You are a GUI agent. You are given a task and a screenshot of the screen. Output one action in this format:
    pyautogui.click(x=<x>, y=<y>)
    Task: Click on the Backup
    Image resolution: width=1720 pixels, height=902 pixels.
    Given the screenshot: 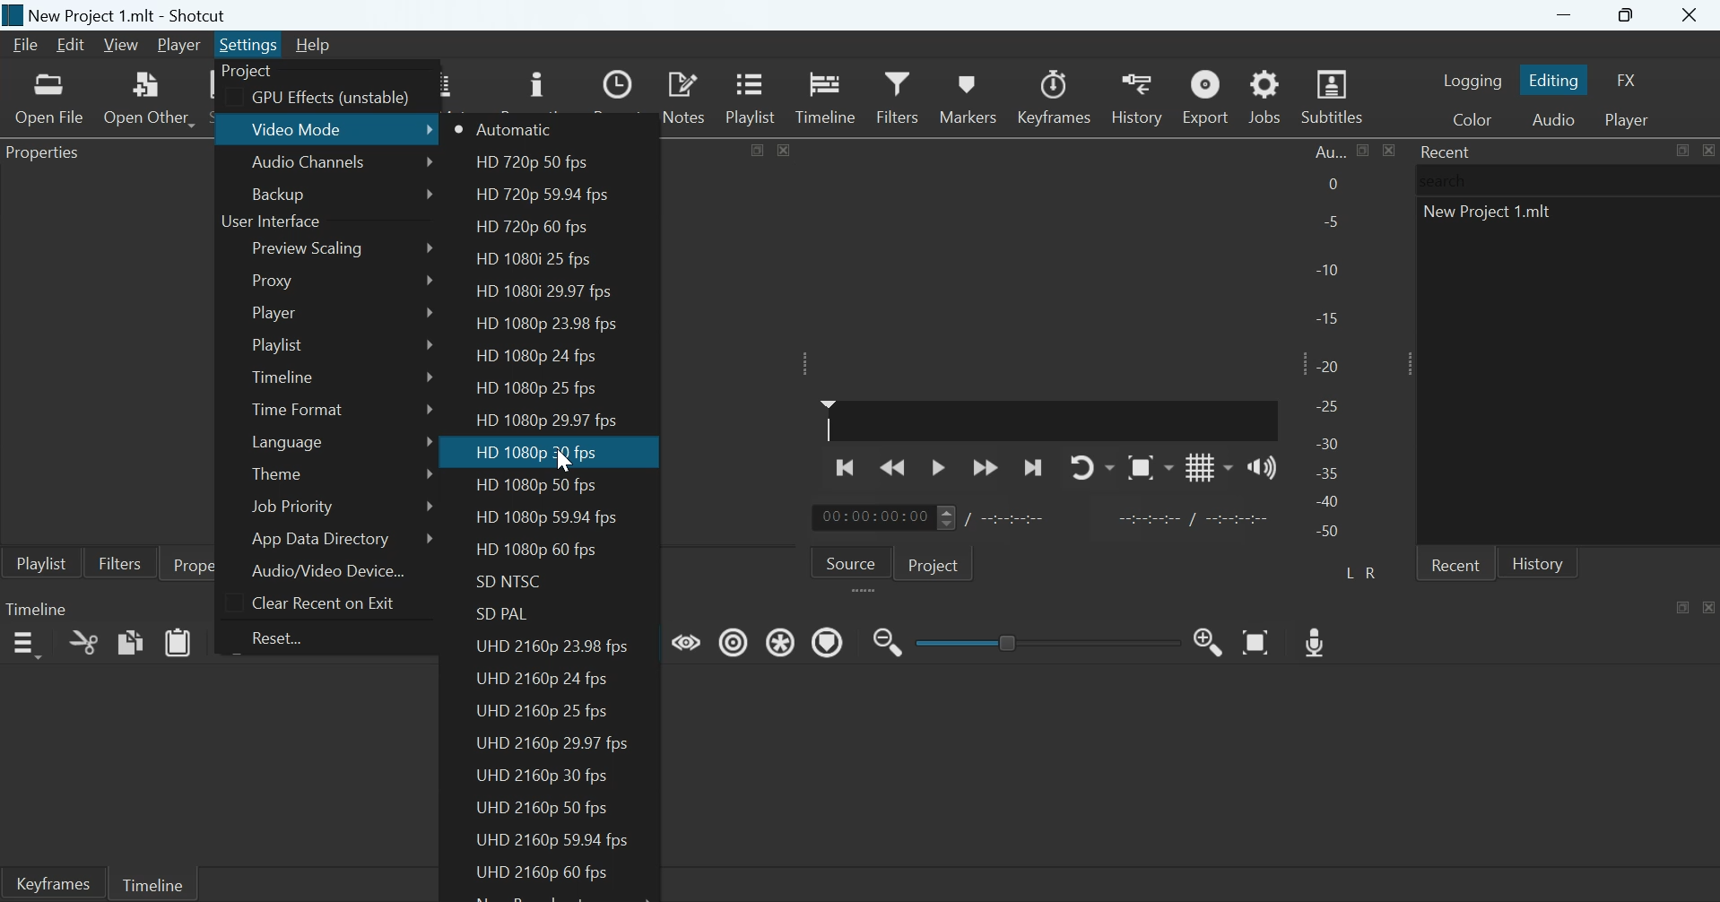 What is the action you would take?
    pyautogui.click(x=278, y=194)
    